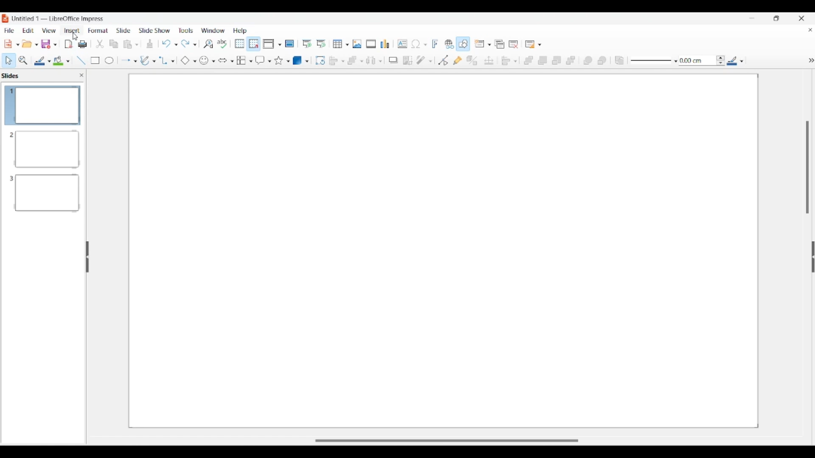 The height and width of the screenshot is (458, 815). What do you see at coordinates (654, 61) in the screenshot?
I see `Line style options` at bounding box center [654, 61].